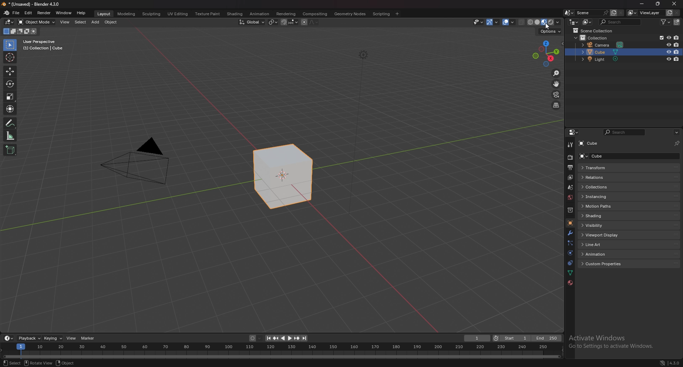  What do you see at coordinates (659, 38) in the screenshot?
I see `exclude from viewlayer` at bounding box center [659, 38].